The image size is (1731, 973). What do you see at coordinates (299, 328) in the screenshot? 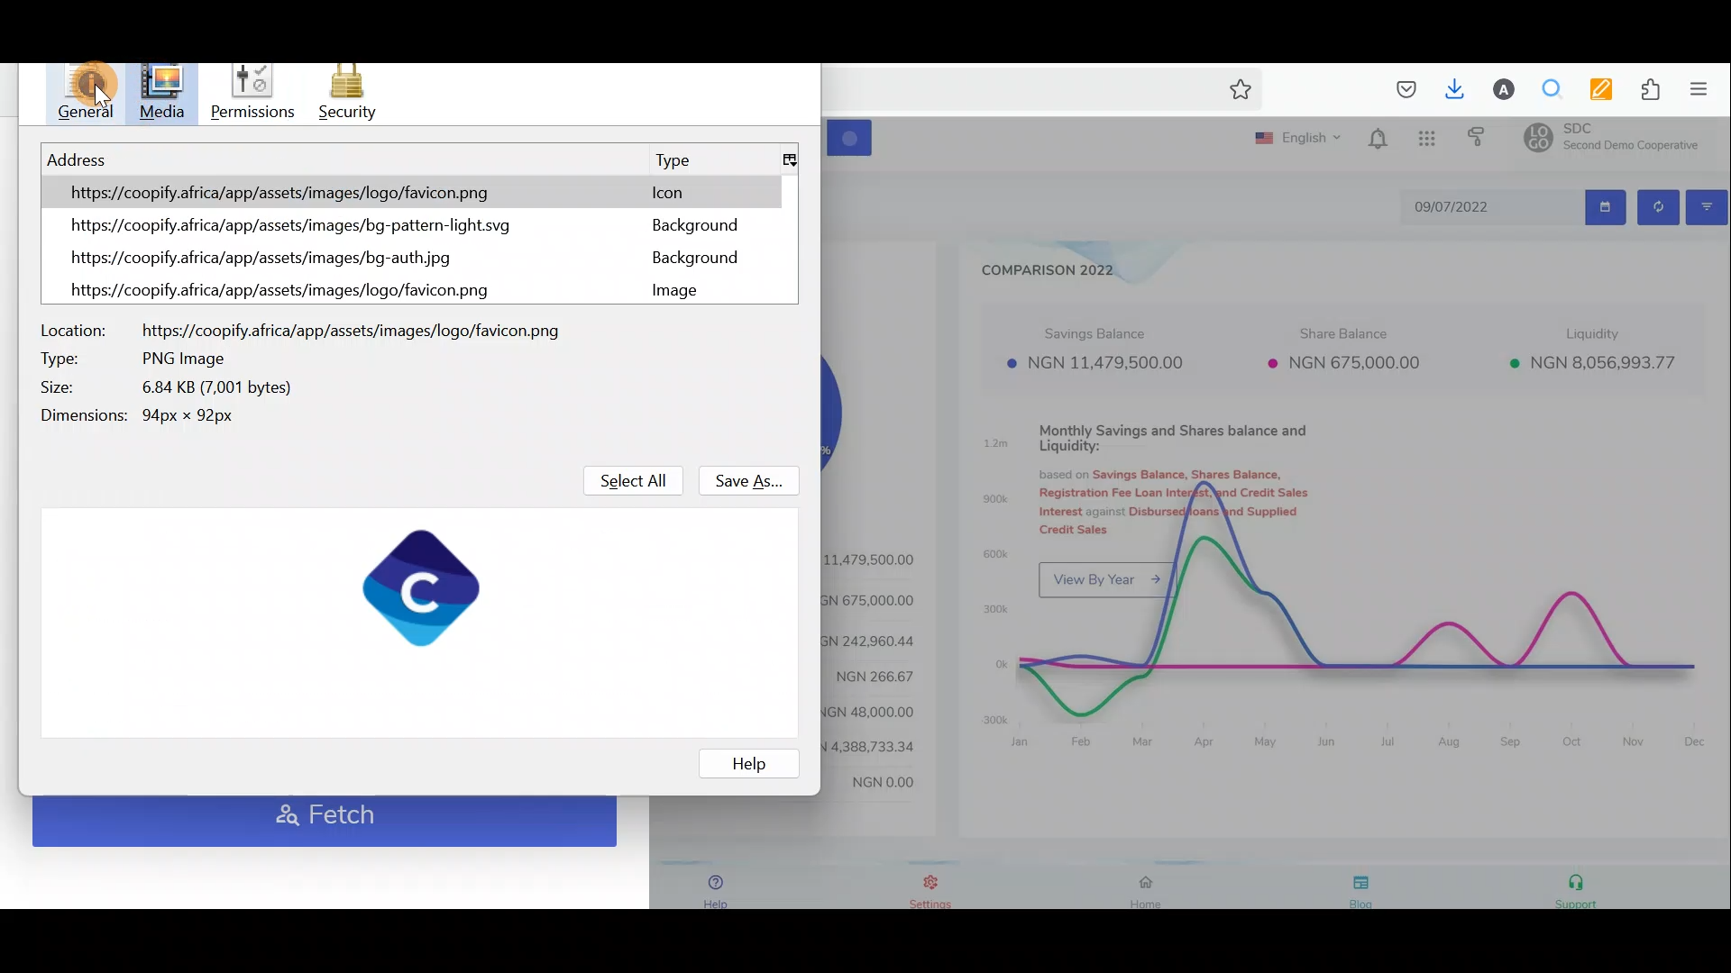
I see `Location` at bounding box center [299, 328].